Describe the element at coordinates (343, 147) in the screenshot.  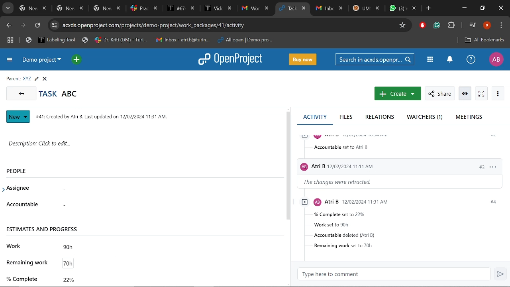
I see `accountable` at that location.